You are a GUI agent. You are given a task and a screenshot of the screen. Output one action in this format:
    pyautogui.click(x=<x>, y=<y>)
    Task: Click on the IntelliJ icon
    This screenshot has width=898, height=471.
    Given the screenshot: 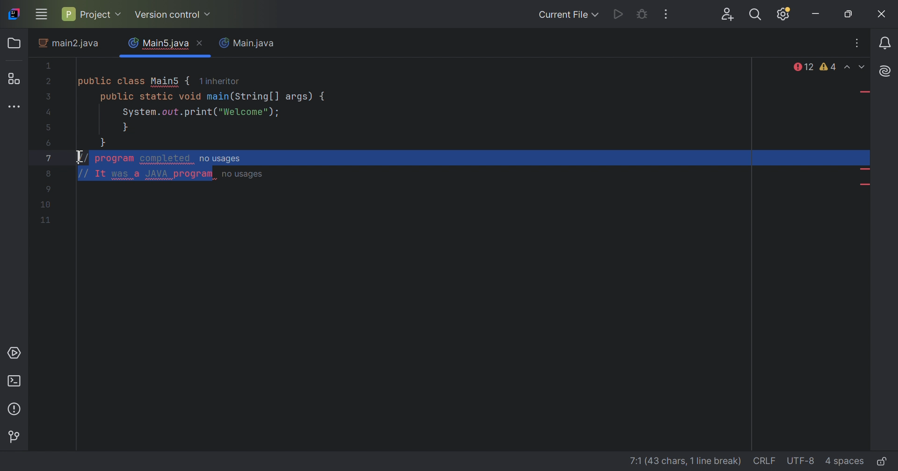 What is the action you would take?
    pyautogui.click(x=14, y=14)
    